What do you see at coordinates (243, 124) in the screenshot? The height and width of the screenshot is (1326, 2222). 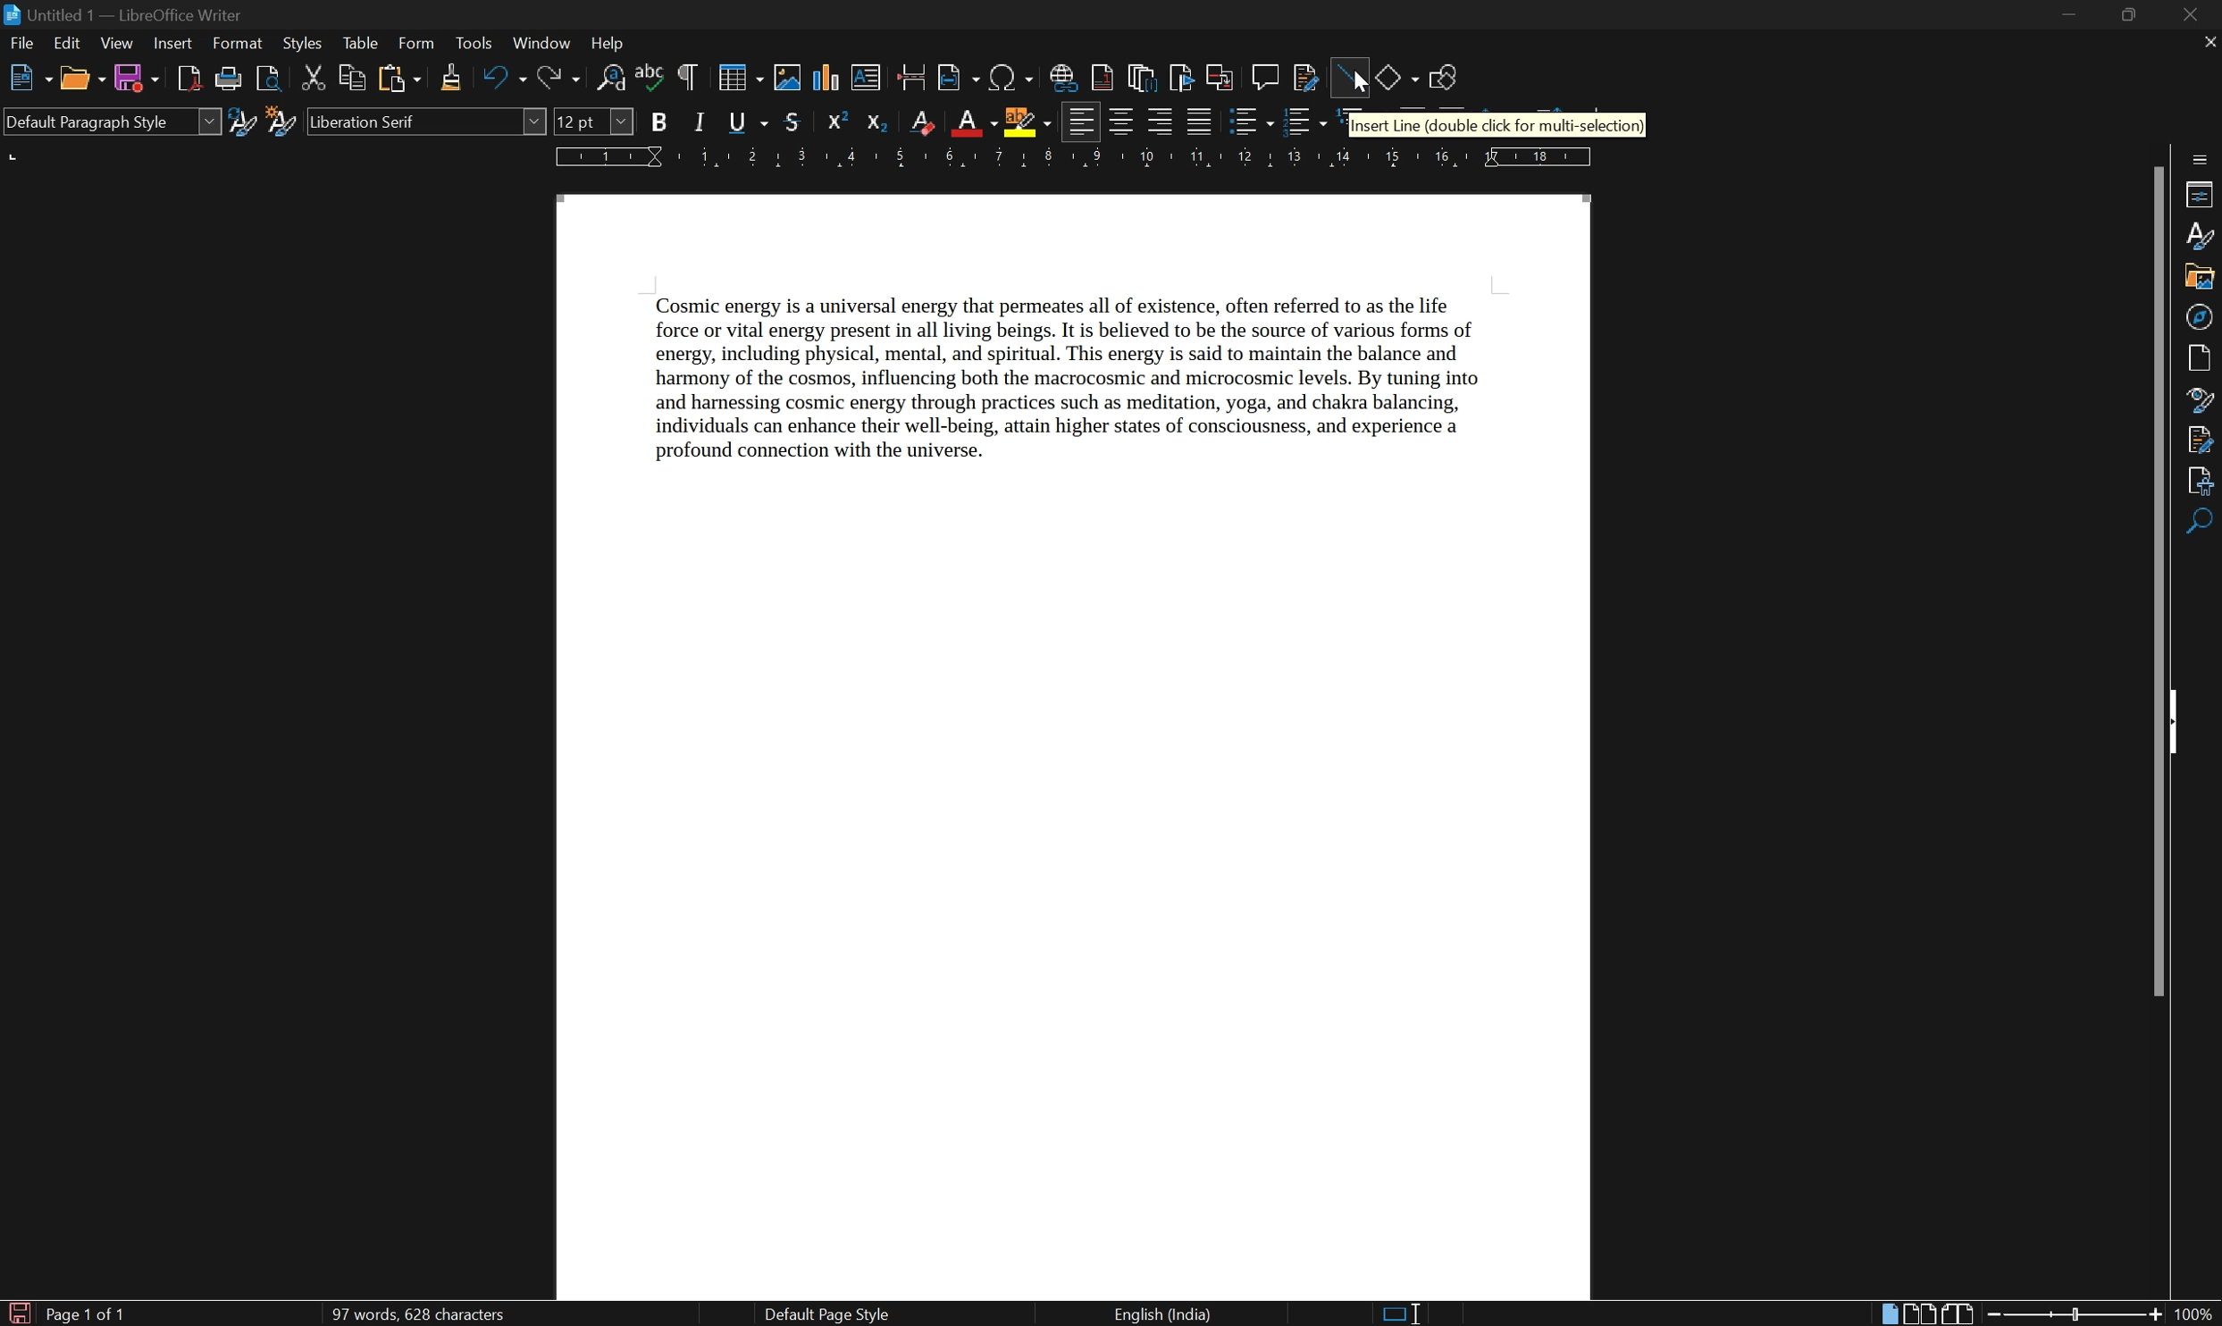 I see `update selected style` at bounding box center [243, 124].